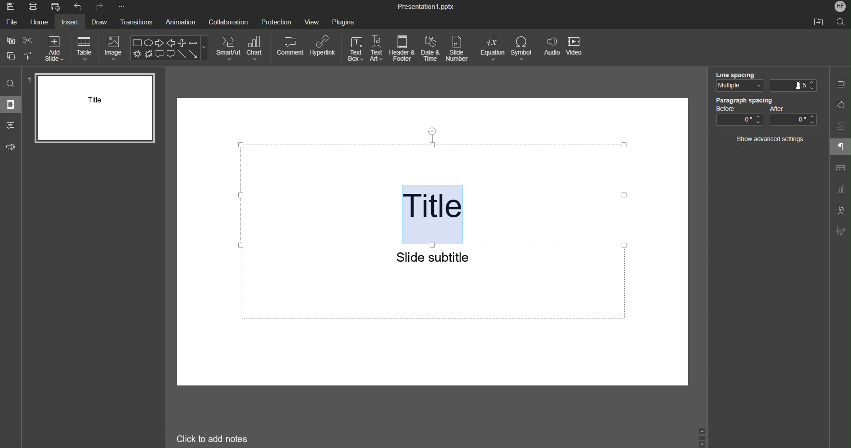 The height and width of the screenshot is (448, 851). What do you see at coordinates (69, 23) in the screenshot?
I see `Insert` at bounding box center [69, 23].